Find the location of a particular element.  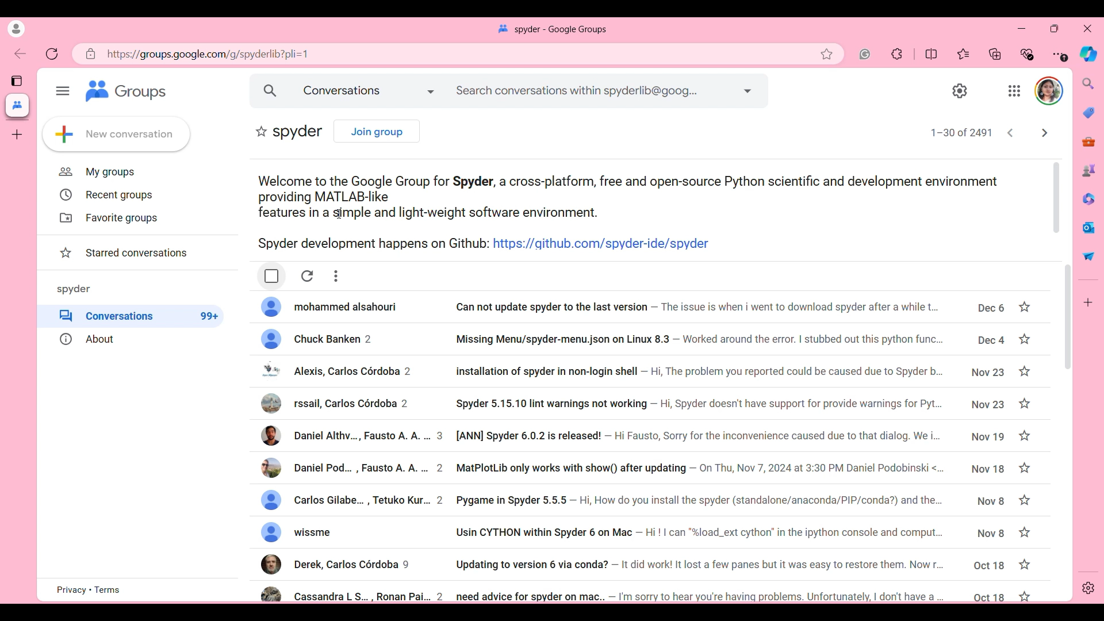

Tools is located at coordinates (1088, 142).